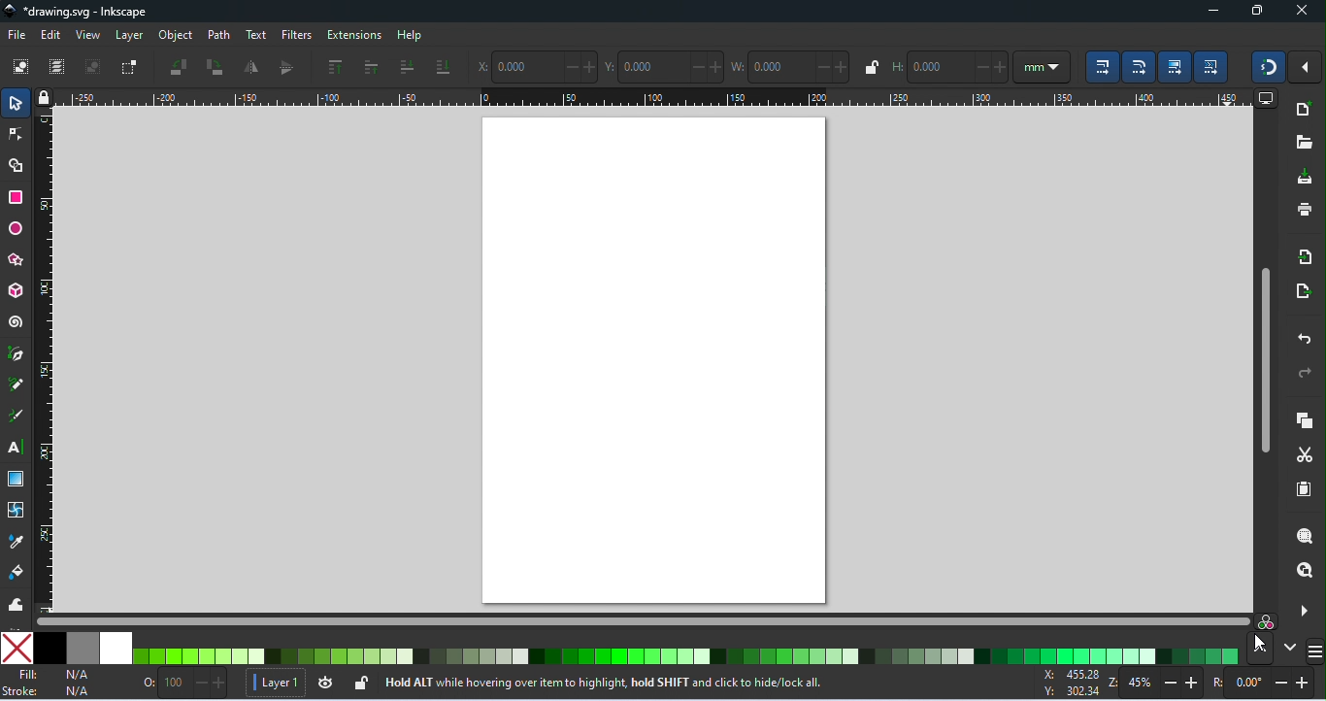  What do you see at coordinates (1307, 175) in the screenshot?
I see `save` at bounding box center [1307, 175].